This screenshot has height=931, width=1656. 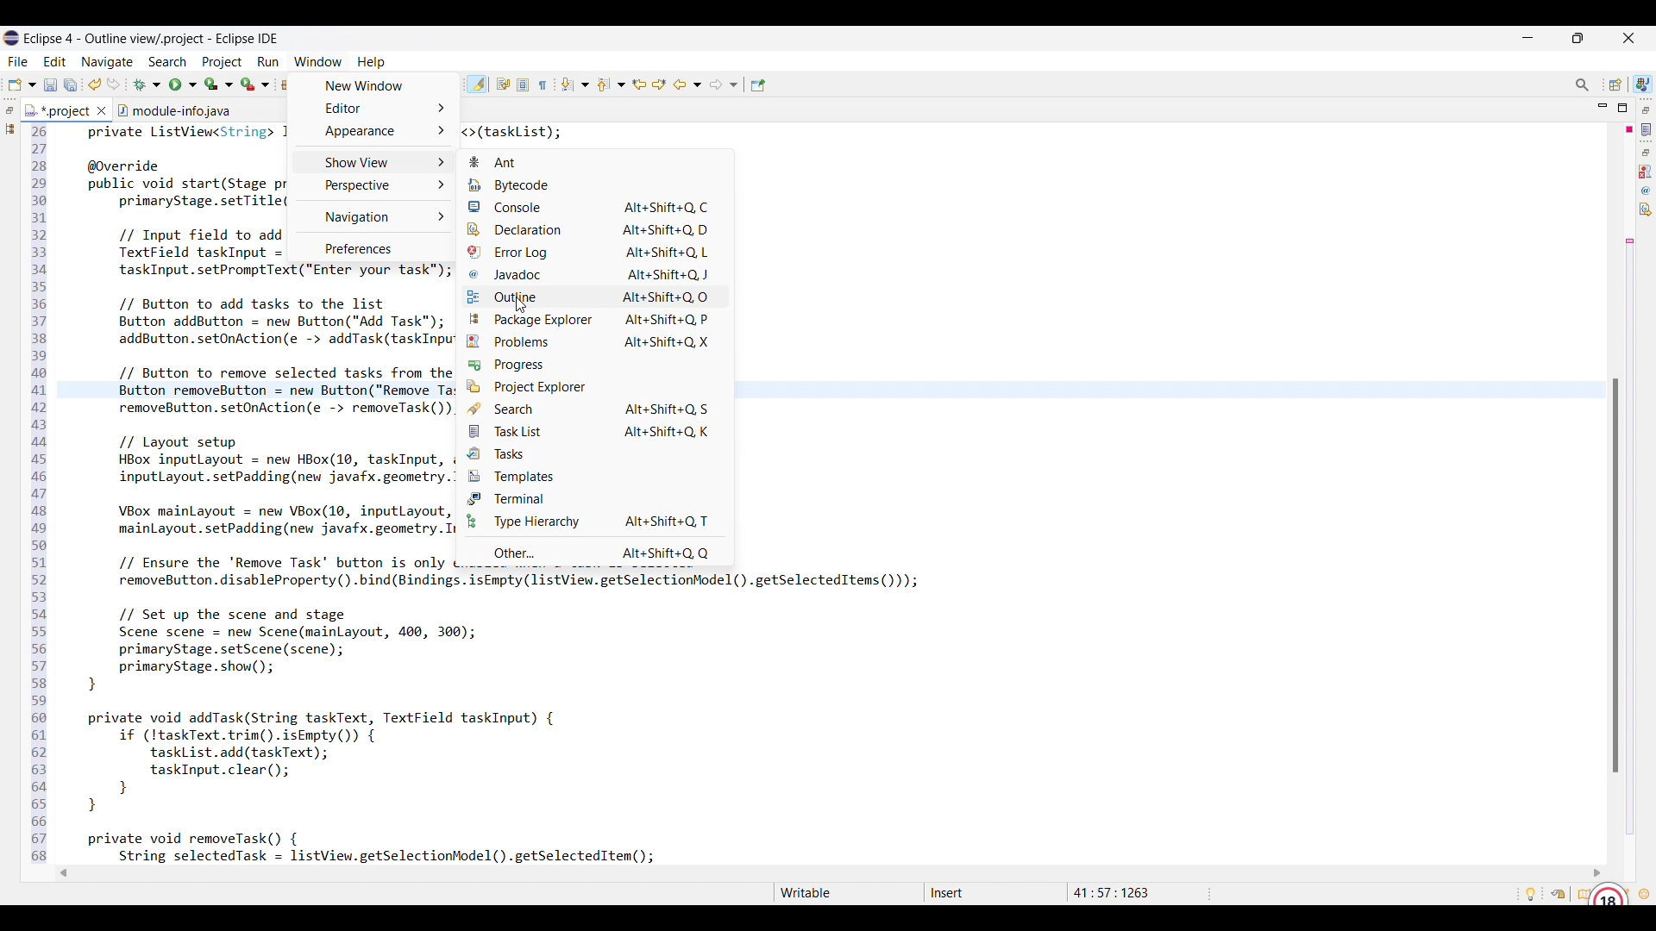 What do you see at coordinates (1615, 575) in the screenshot?
I see `Vertical slide bar` at bounding box center [1615, 575].